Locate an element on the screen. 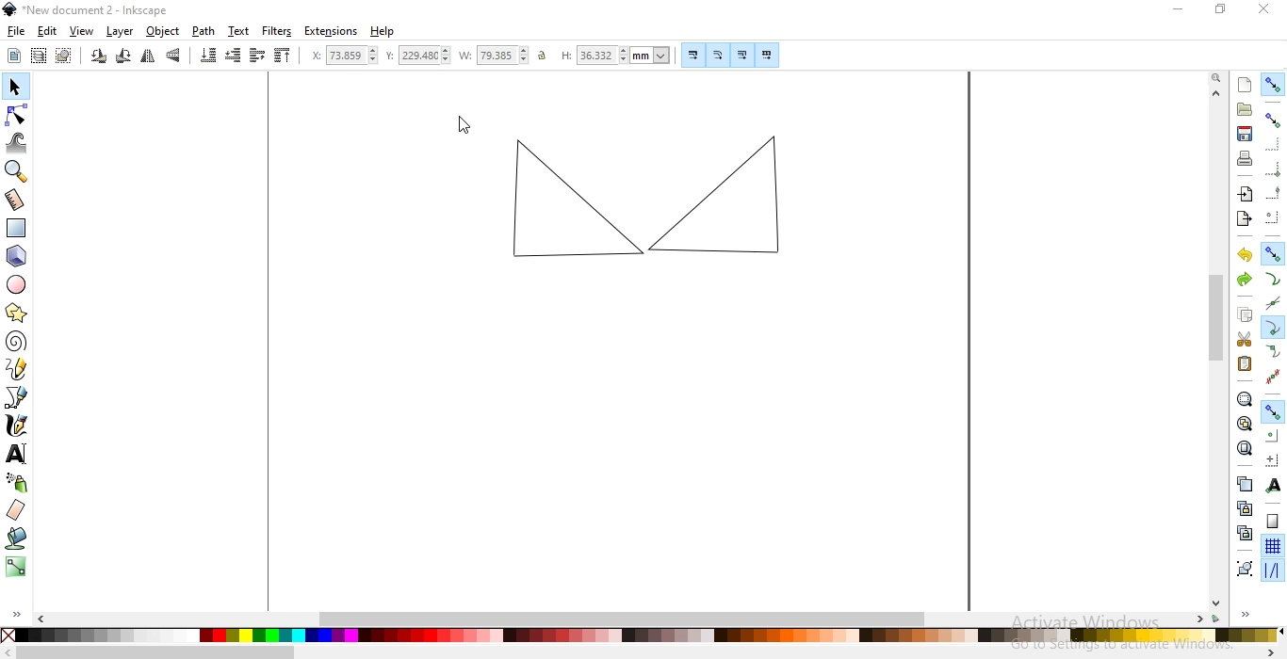 The height and width of the screenshot is (659, 1287). horizontal coordinate of selection is located at coordinates (338, 55).